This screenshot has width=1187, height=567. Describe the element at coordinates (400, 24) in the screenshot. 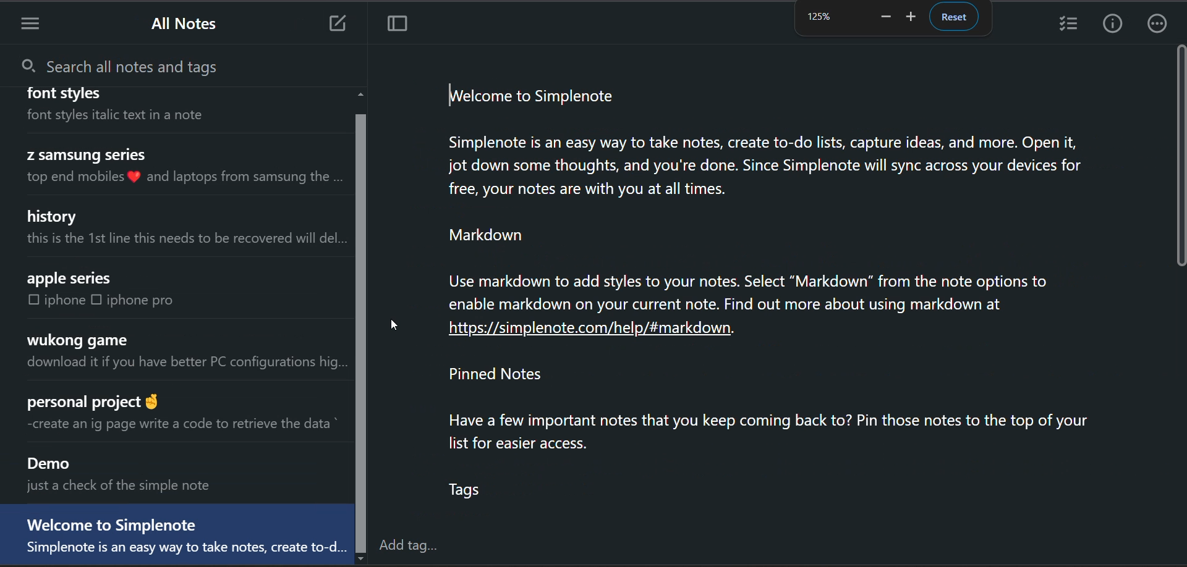

I see `toggle focus mode` at that location.